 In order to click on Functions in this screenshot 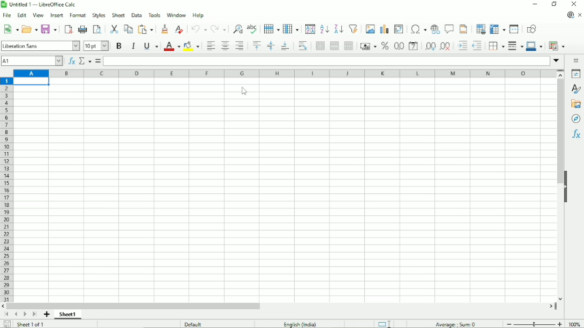, I will do `click(575, 136)`.